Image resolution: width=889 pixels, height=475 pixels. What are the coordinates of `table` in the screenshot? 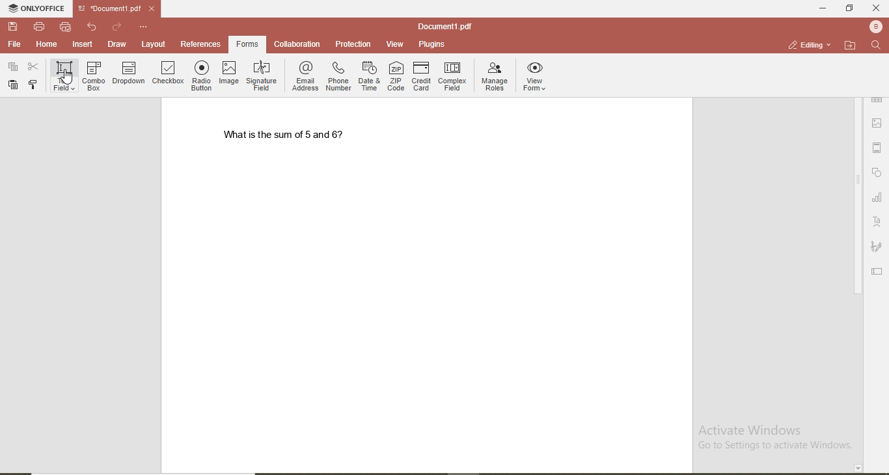 It's located at (878, 99).